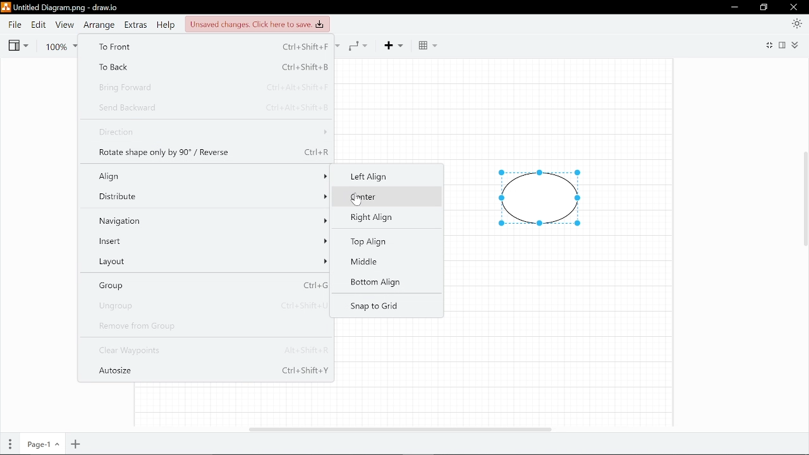 This screenshot has width=809, height=455. Describe the element at coordinates (61, 45) in the screenshot. I see `Current zoom` at that location.